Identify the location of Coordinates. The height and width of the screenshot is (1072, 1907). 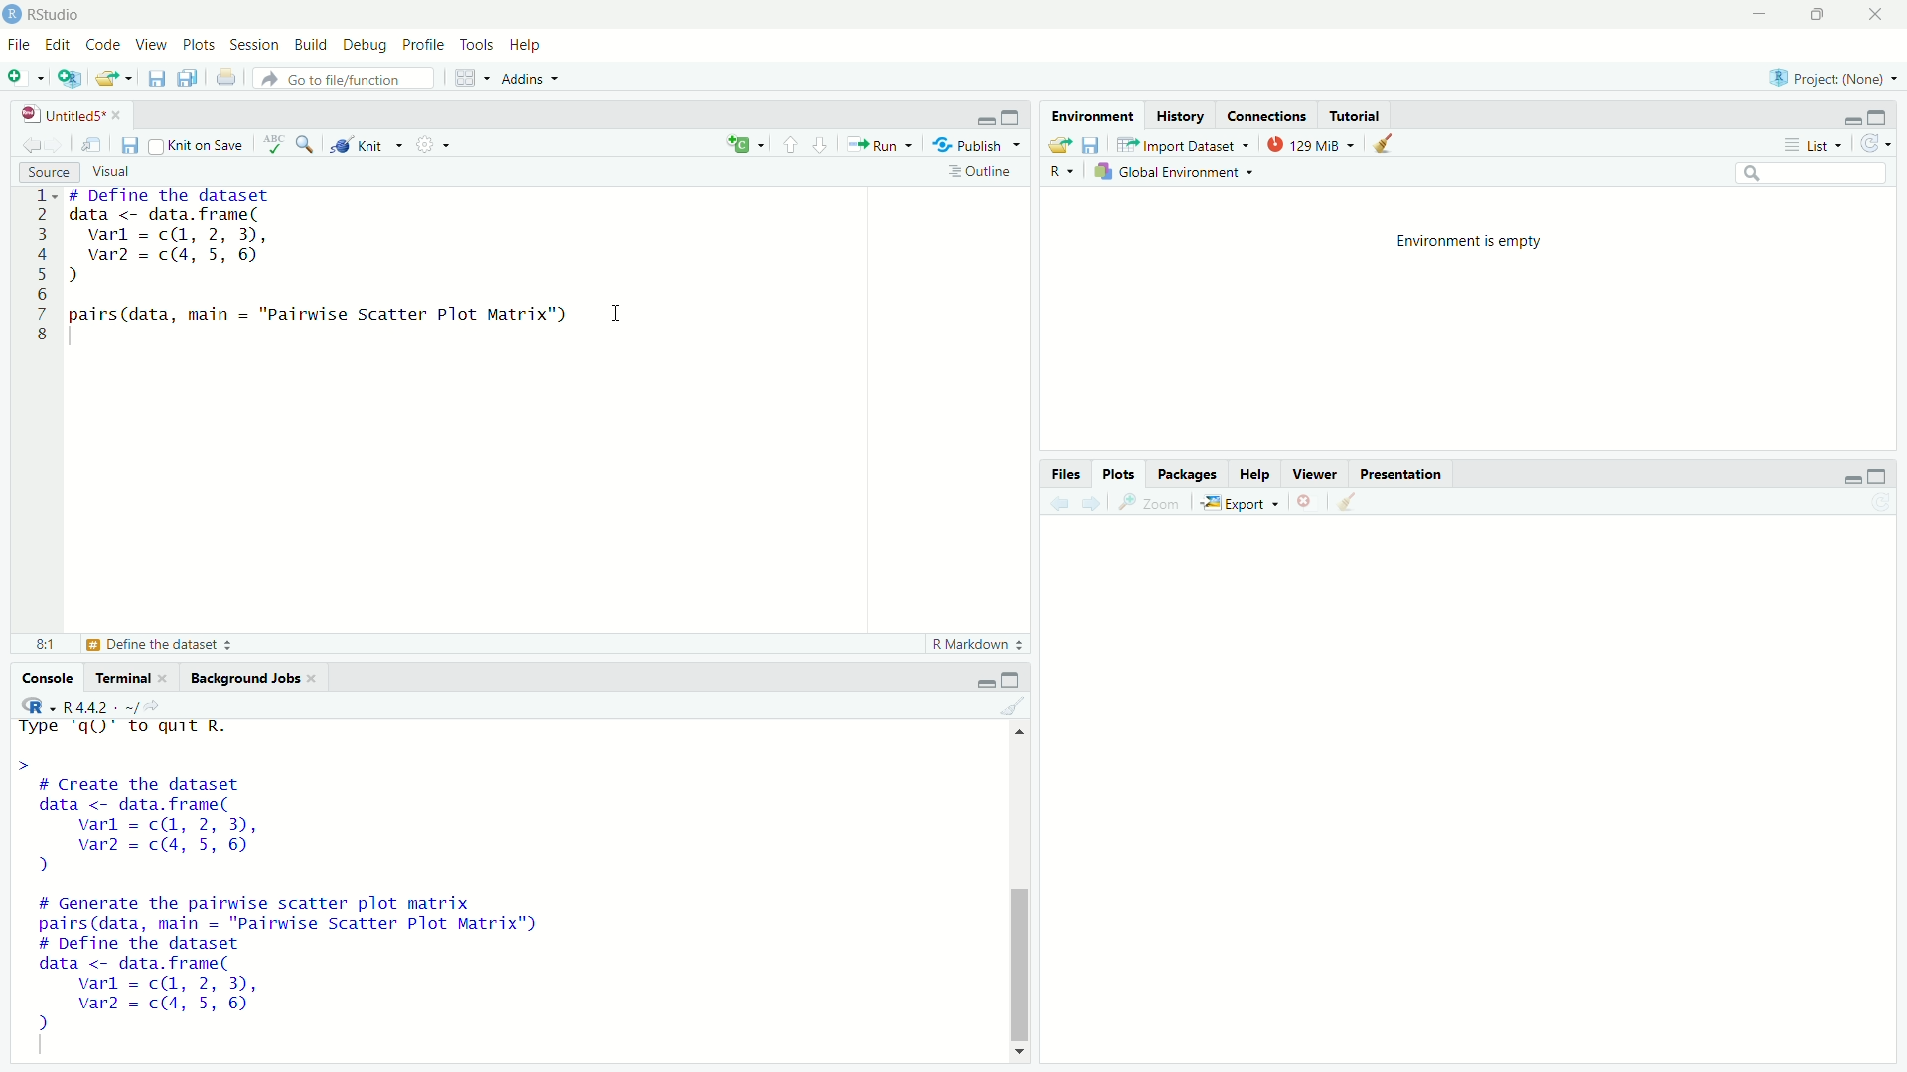
(1267, 115).